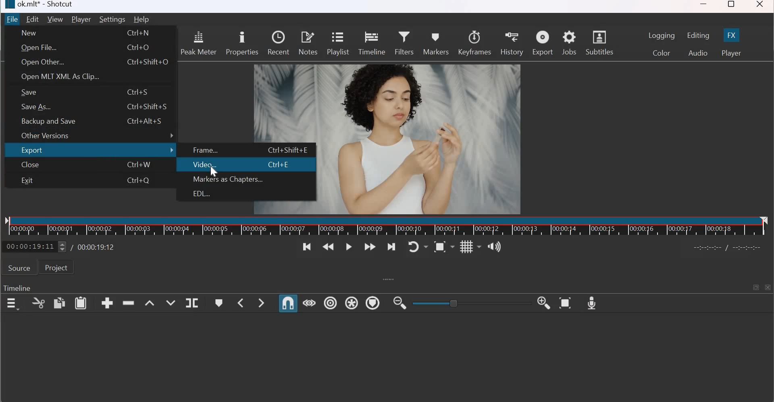 This screenshot has width=774, height=402. Describe the element at coordinates (95, 136) in the screenshot. I see `Other versions` at that location.